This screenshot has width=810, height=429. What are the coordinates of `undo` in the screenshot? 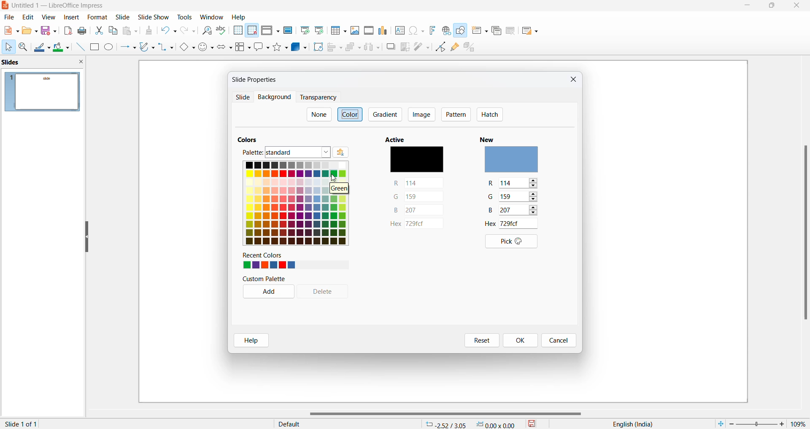 It's located at (170, 32).